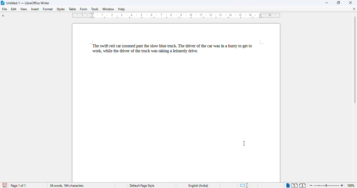  Describe the element at coordinates (72, 9) in the screenshot. I see `table` at that location.